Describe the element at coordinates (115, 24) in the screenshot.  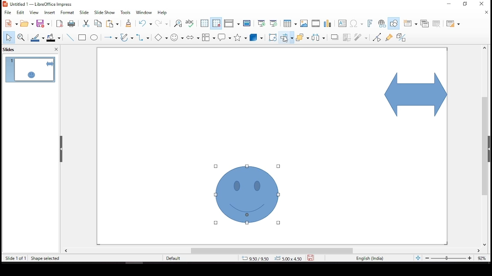
I see `paste` at that location.